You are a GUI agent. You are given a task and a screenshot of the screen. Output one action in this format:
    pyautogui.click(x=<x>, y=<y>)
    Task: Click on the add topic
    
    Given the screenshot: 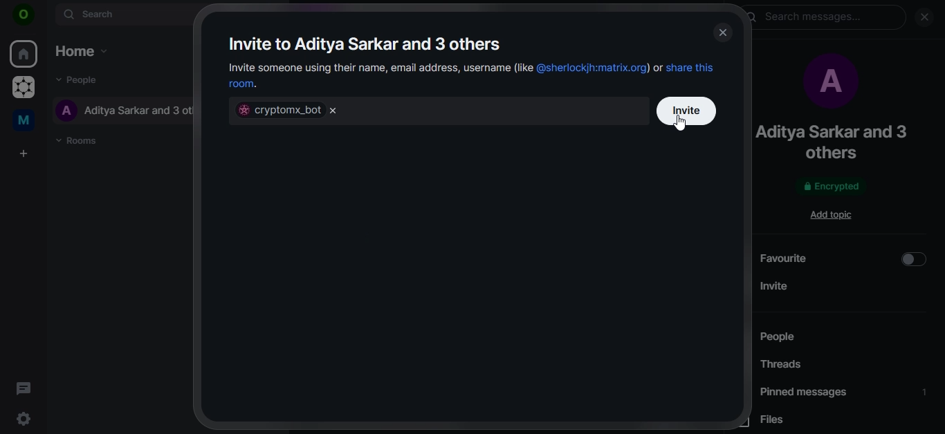 What is the action you would take?
    pyautogui.click(x=836, y=214)
    